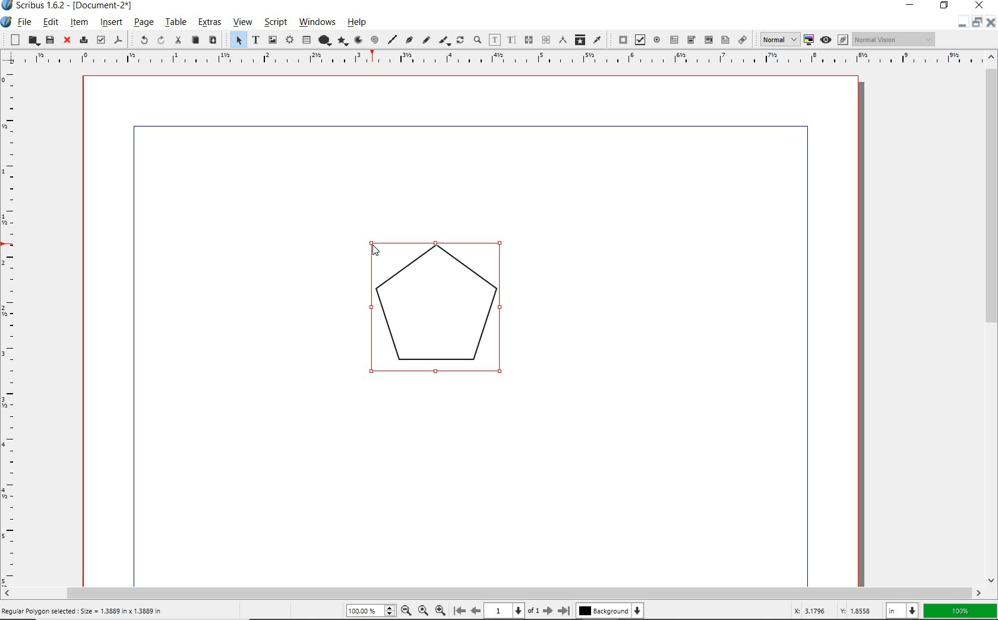 This screenshot has width=998, height=620. What do you see at coordinates (445, 314) in the screenshot?
I see `5 SIDE POLYGON DRAWN` at bounding box center [445, 314].